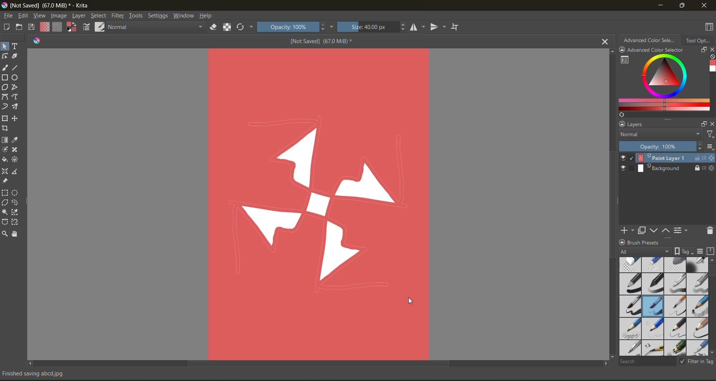 This screenshot has height=381, width=716. I want to click on tools, so click(15, 234).